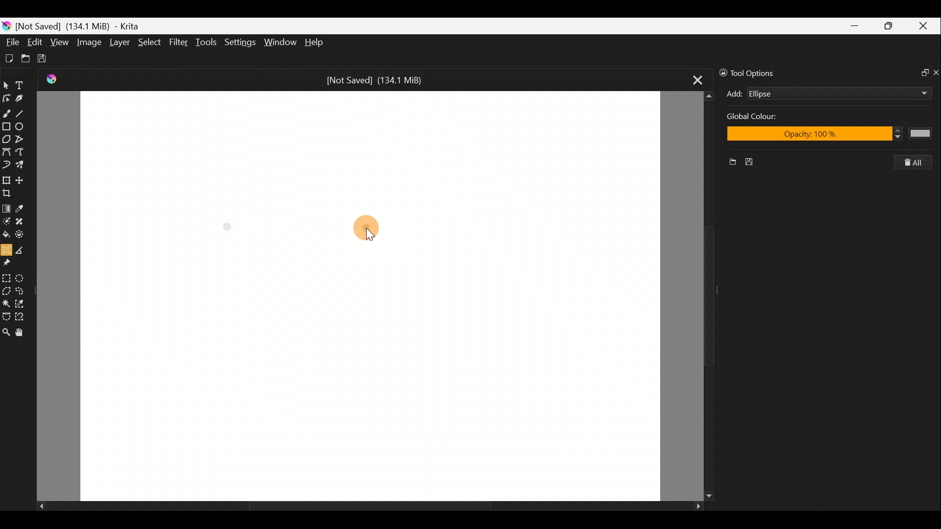 This screenshot has width=941, height=529. I want to click on Dynamic brush tool, so click(6, 165).